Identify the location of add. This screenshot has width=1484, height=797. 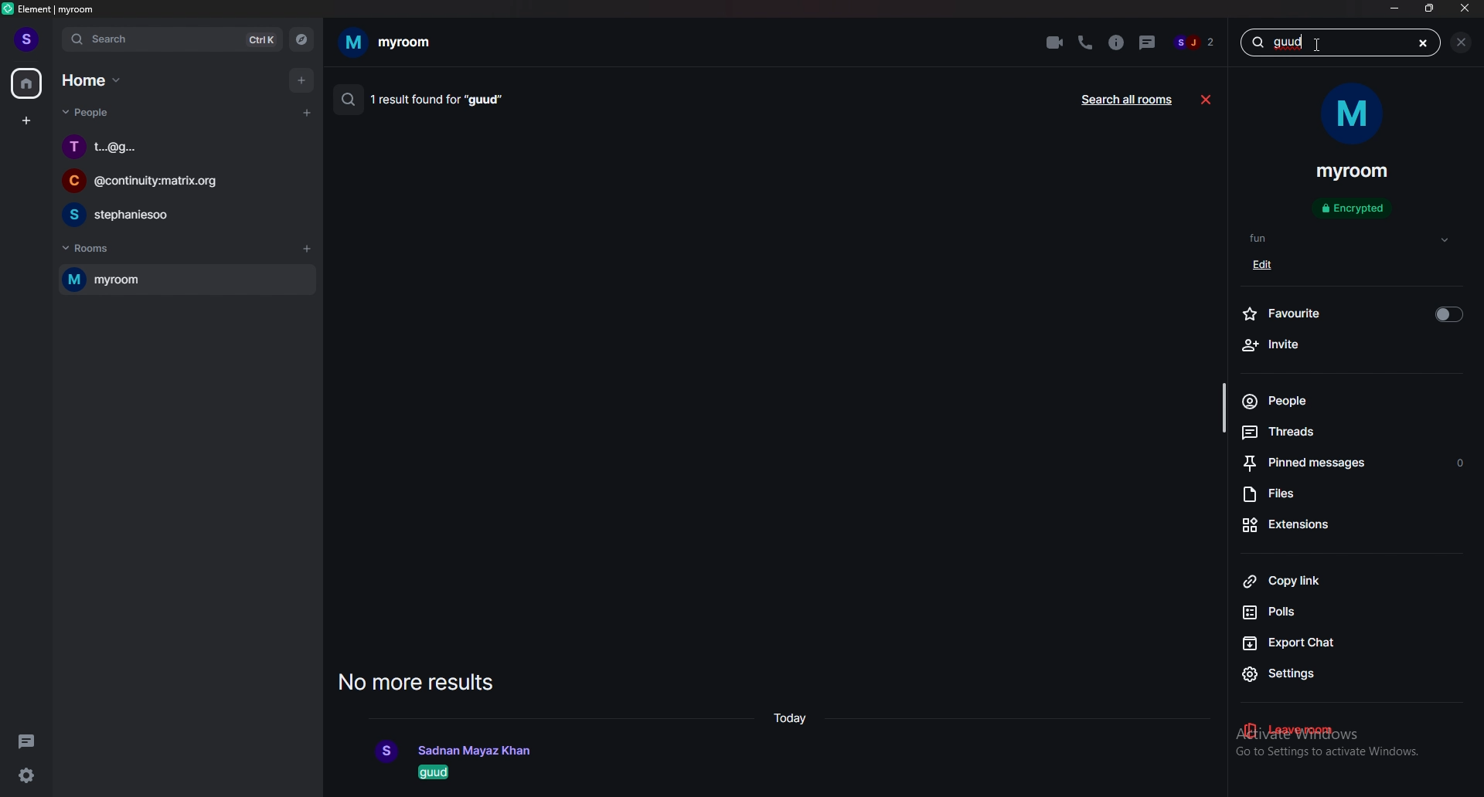
(302, 81).